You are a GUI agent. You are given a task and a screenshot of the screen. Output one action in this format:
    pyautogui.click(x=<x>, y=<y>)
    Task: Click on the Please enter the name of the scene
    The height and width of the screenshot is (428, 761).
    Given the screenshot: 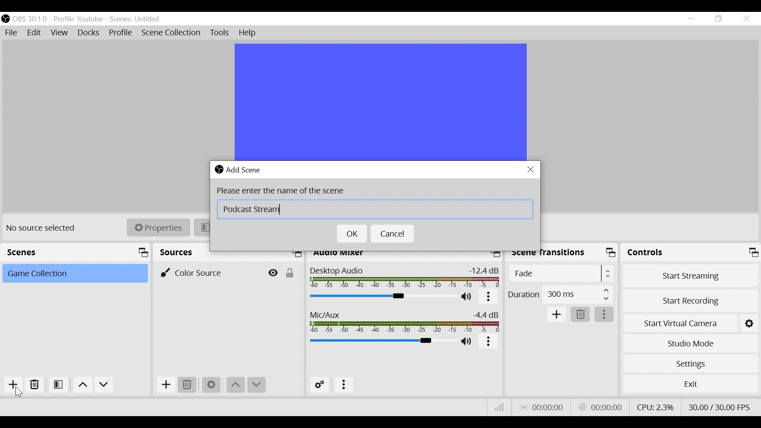 What is the action you would take?
    pyautogui.click(x=280, y=191)
    